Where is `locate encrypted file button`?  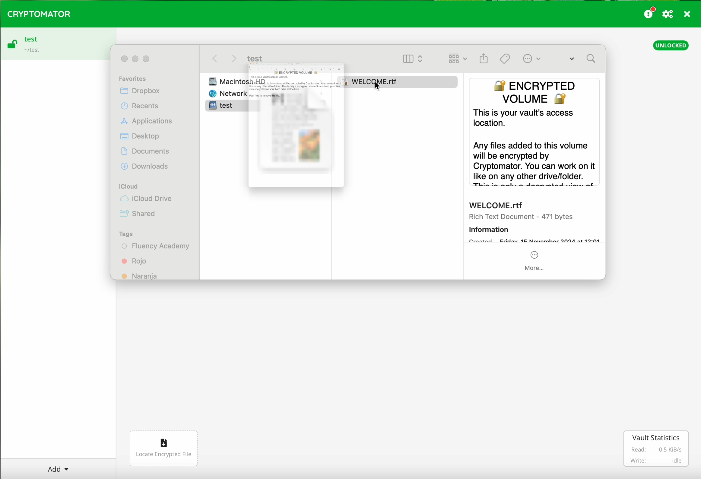
locate encrypted file button is located at coordinates (163, 449).